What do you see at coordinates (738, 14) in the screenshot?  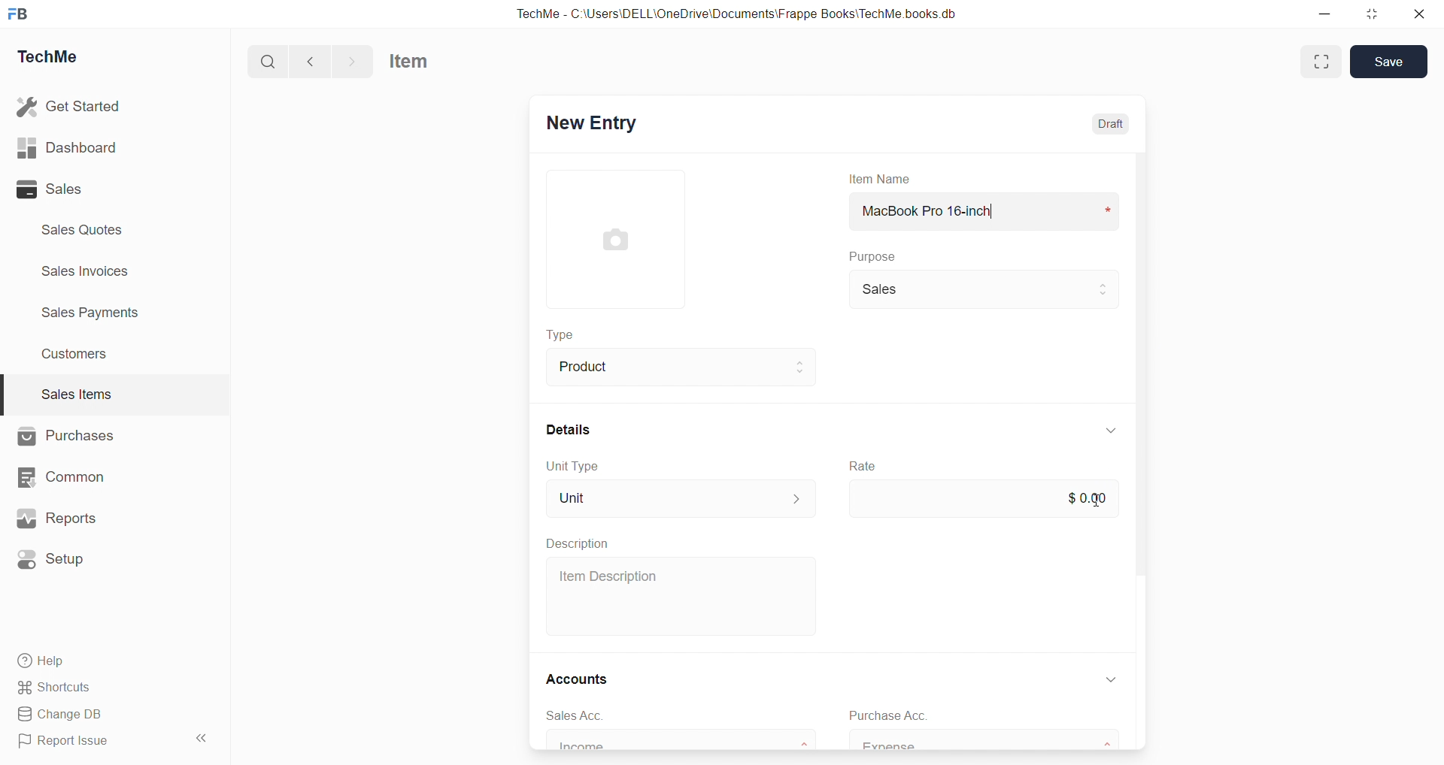 I see `TechMe - C:\Users\DELL\OneDrive\Documents\Frappe Books\TechMe books.db` at bounding box center [738, 14].